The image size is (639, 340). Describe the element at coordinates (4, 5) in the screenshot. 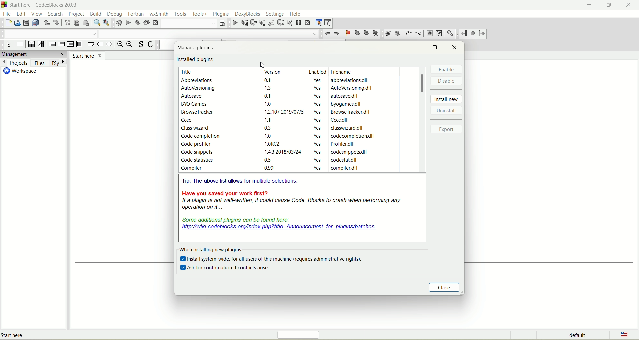

I see `logo` at that location.